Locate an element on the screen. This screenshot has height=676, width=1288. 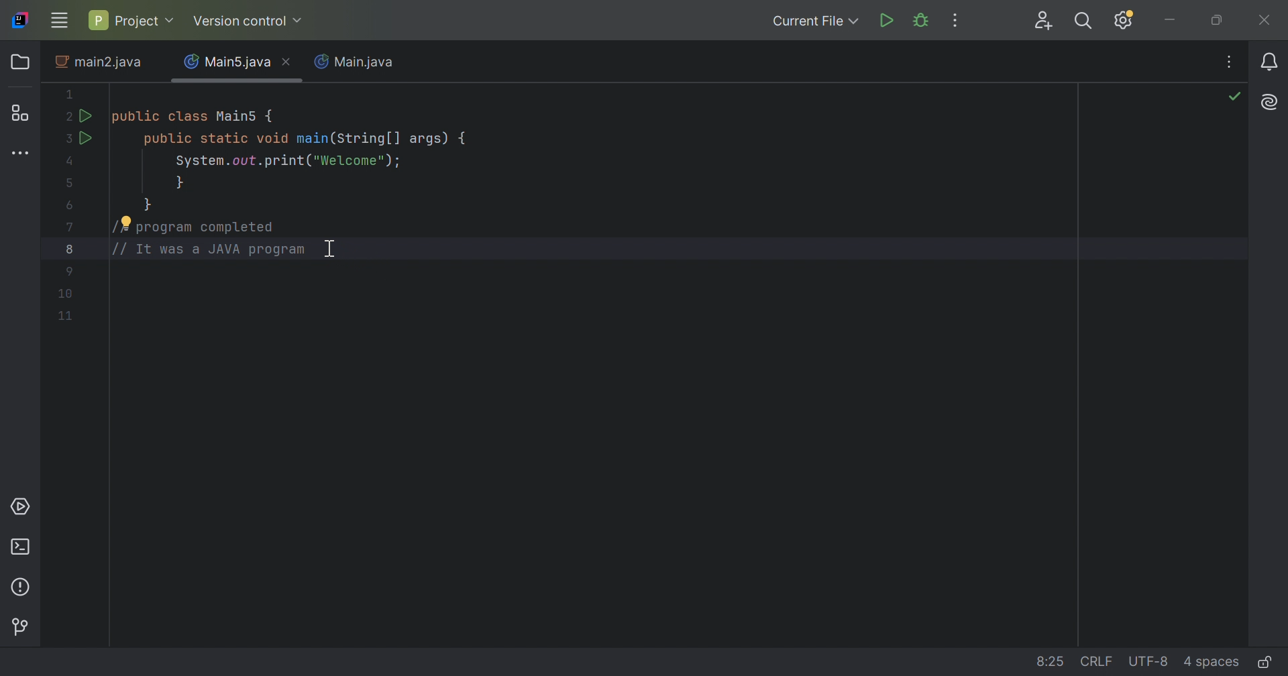
Structure is located at coordinates (23, 113).